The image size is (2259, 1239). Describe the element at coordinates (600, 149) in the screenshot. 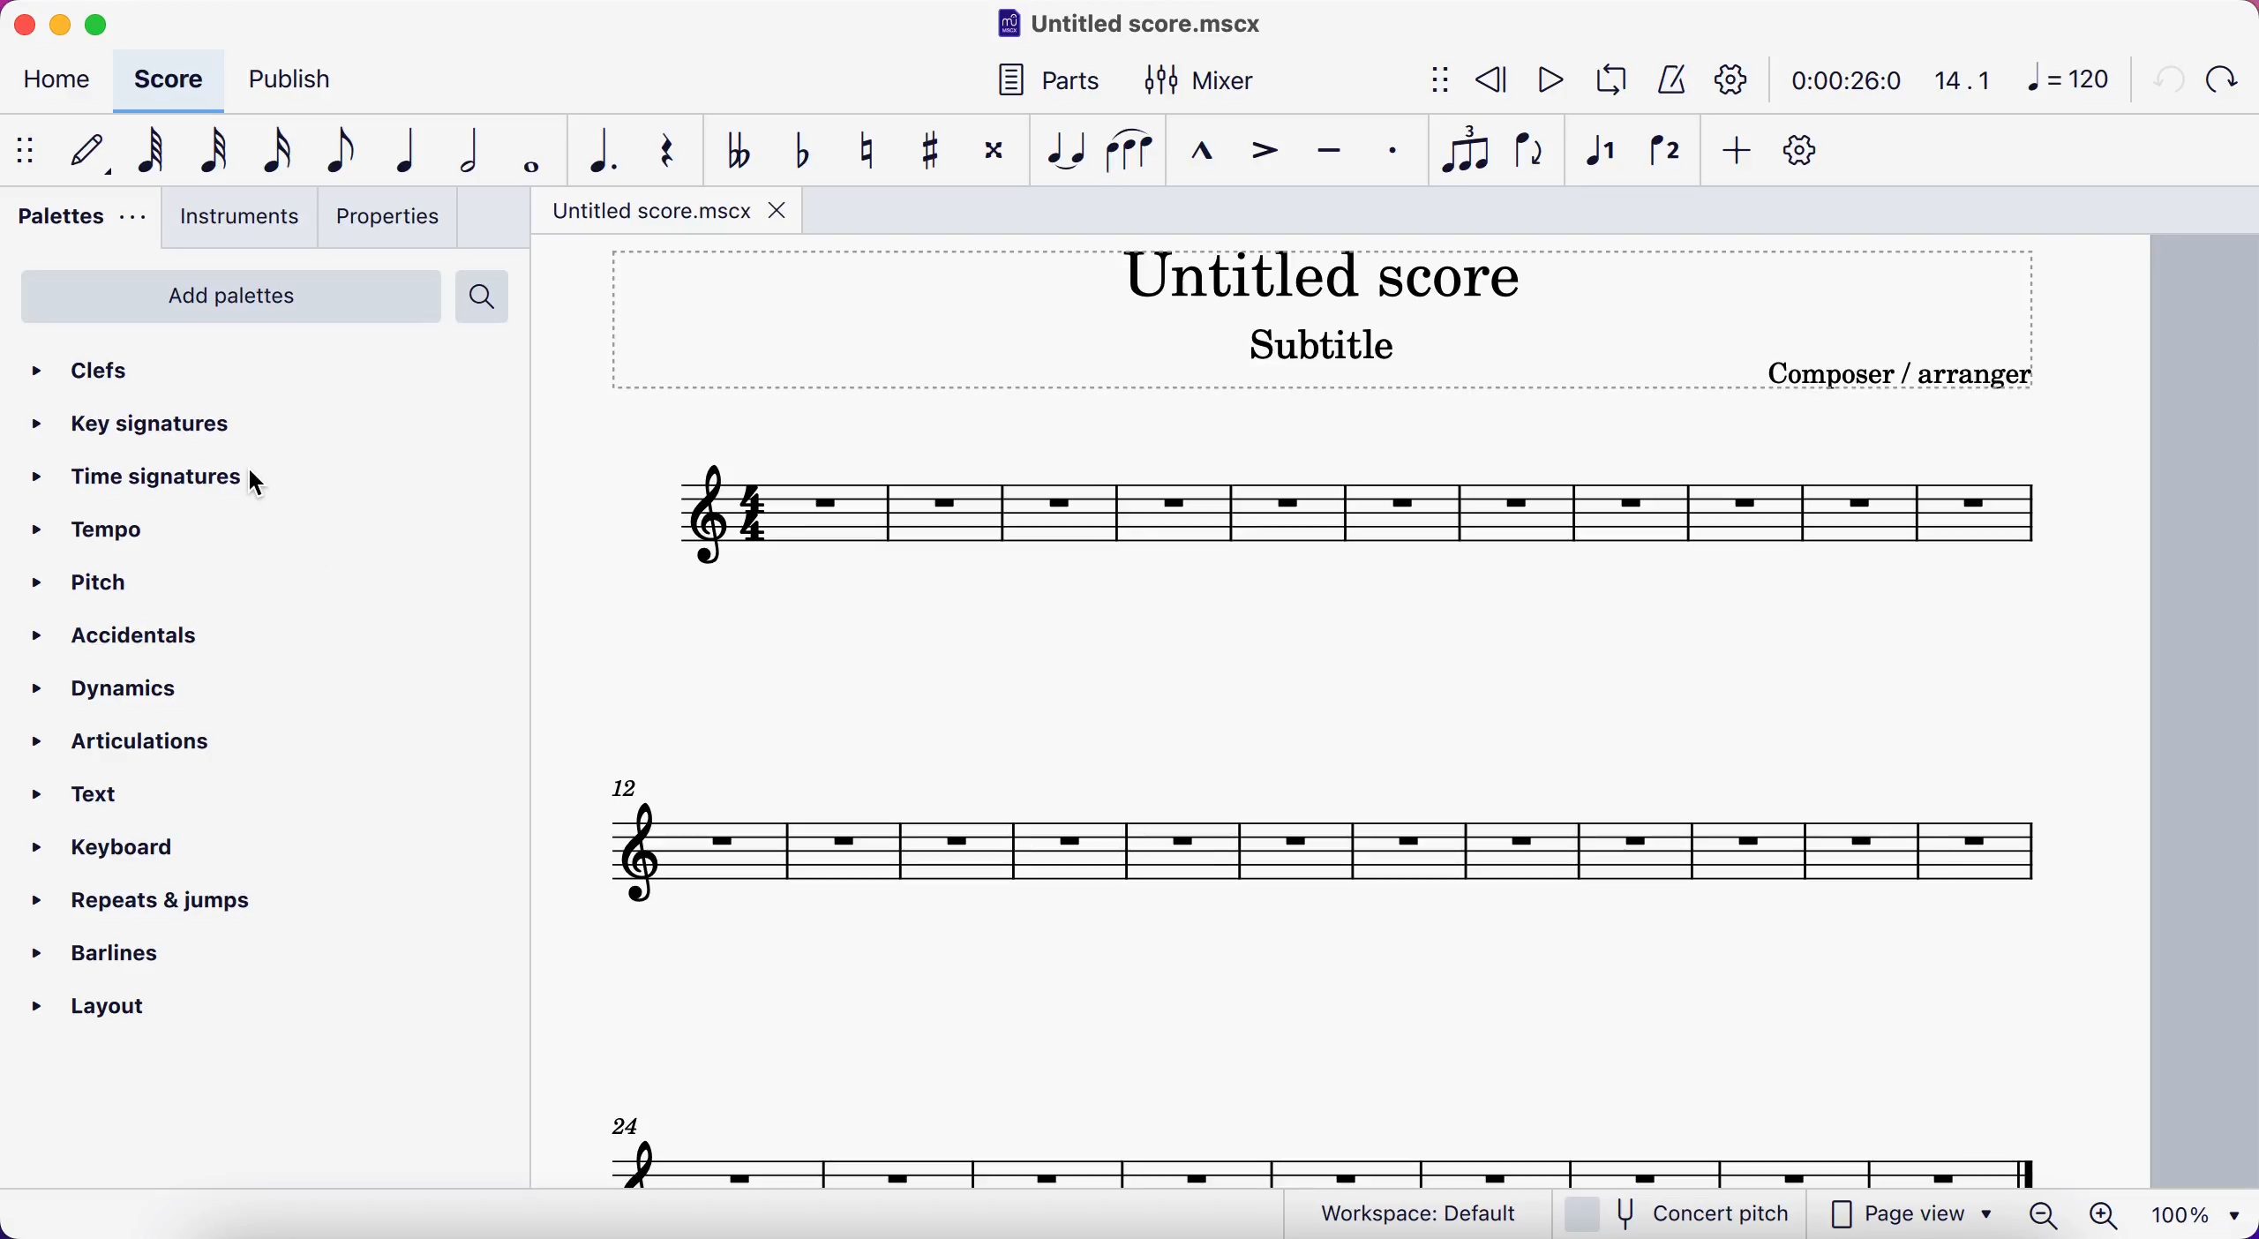

I see `augmentation dot` at that location.